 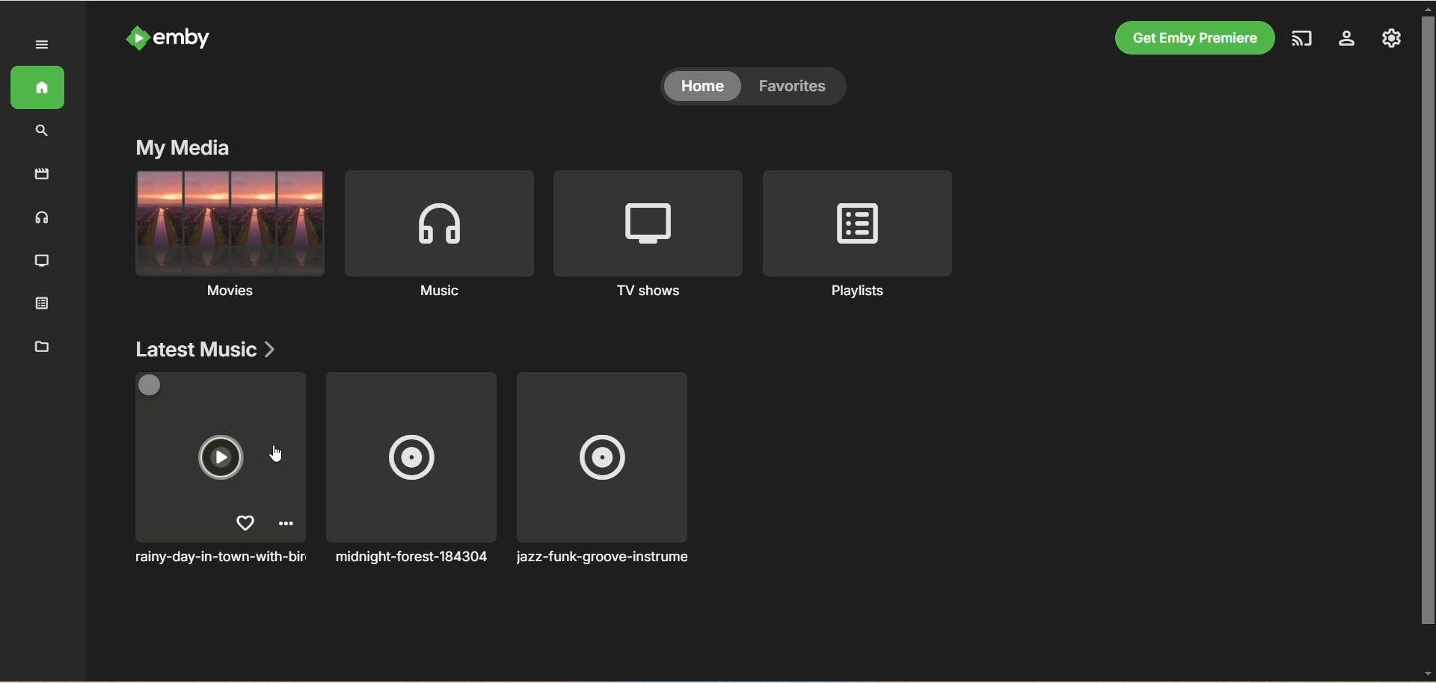 What do you see at coordinates (272, 454) in the screenshot?
I see `cursor` at bounding box center [272, 454].